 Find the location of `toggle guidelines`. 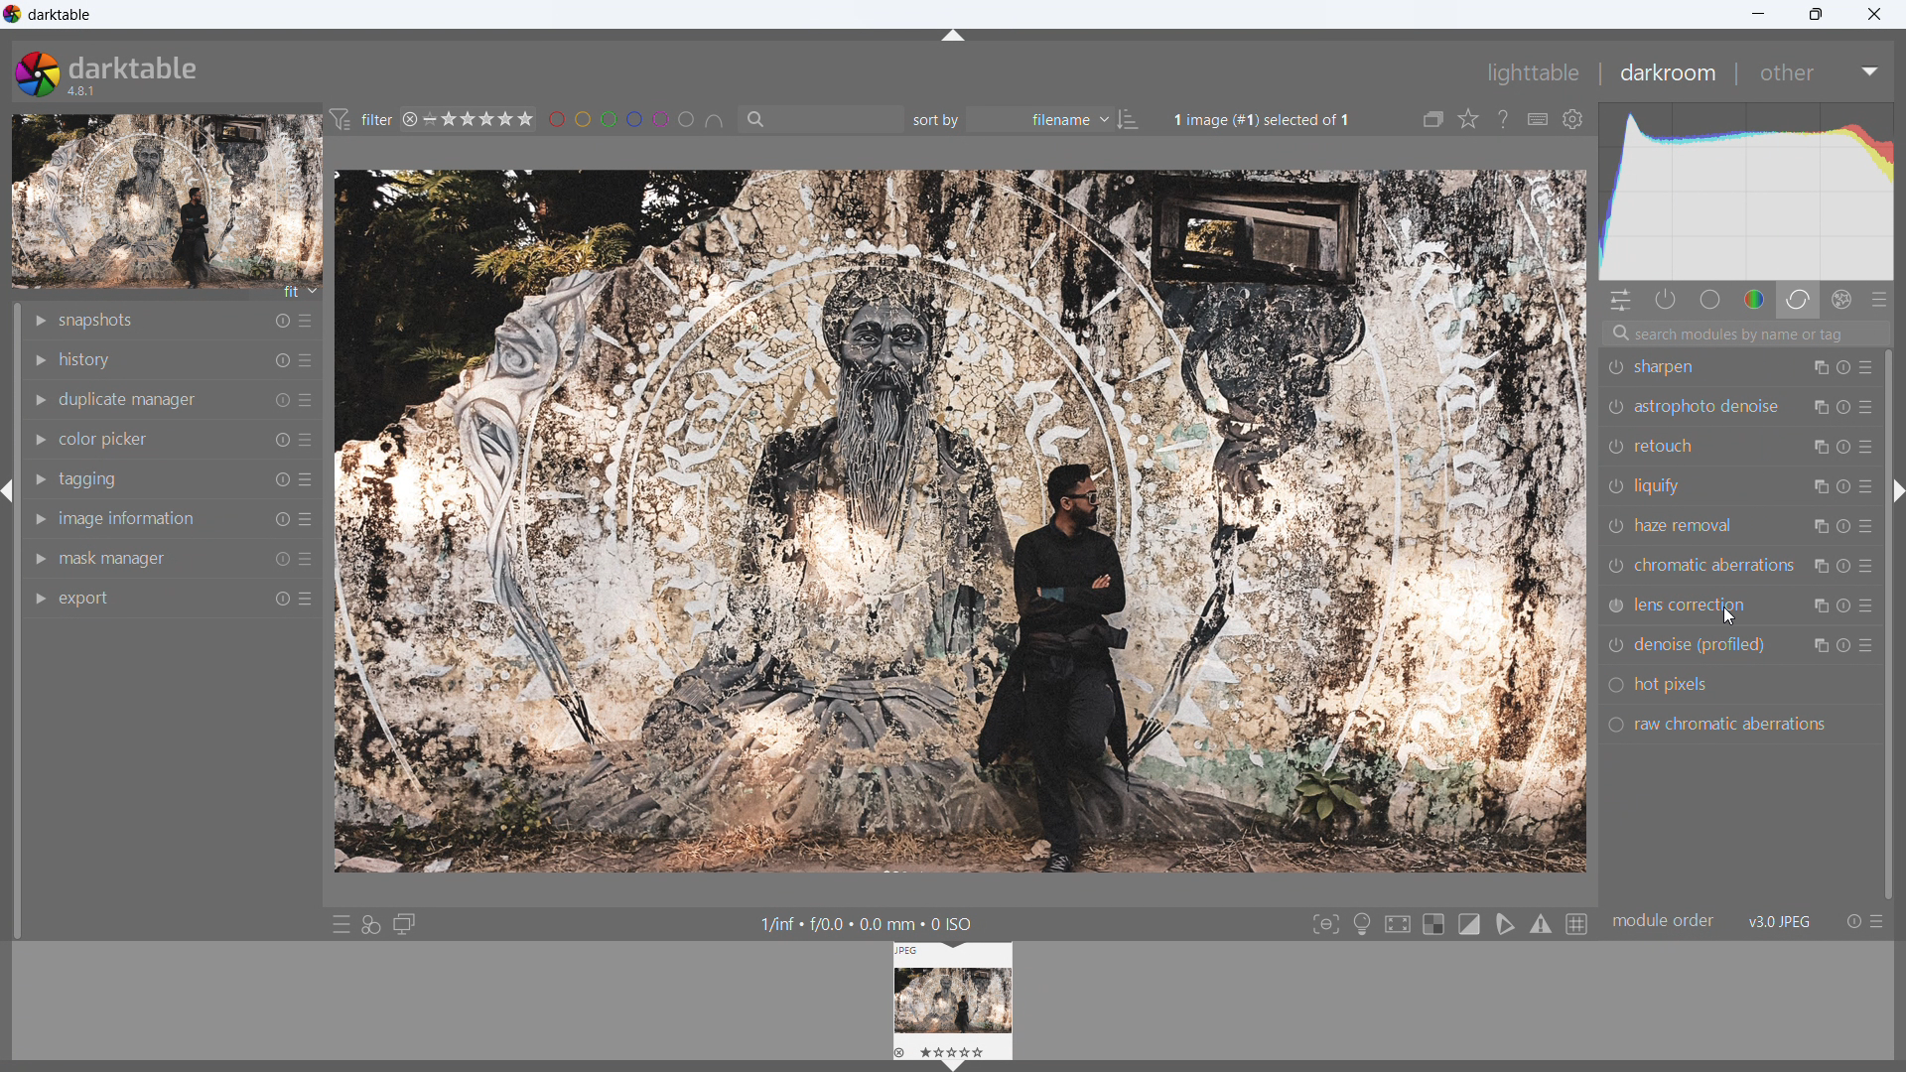

toggle guidelines is located at coordinates (1577, 924).